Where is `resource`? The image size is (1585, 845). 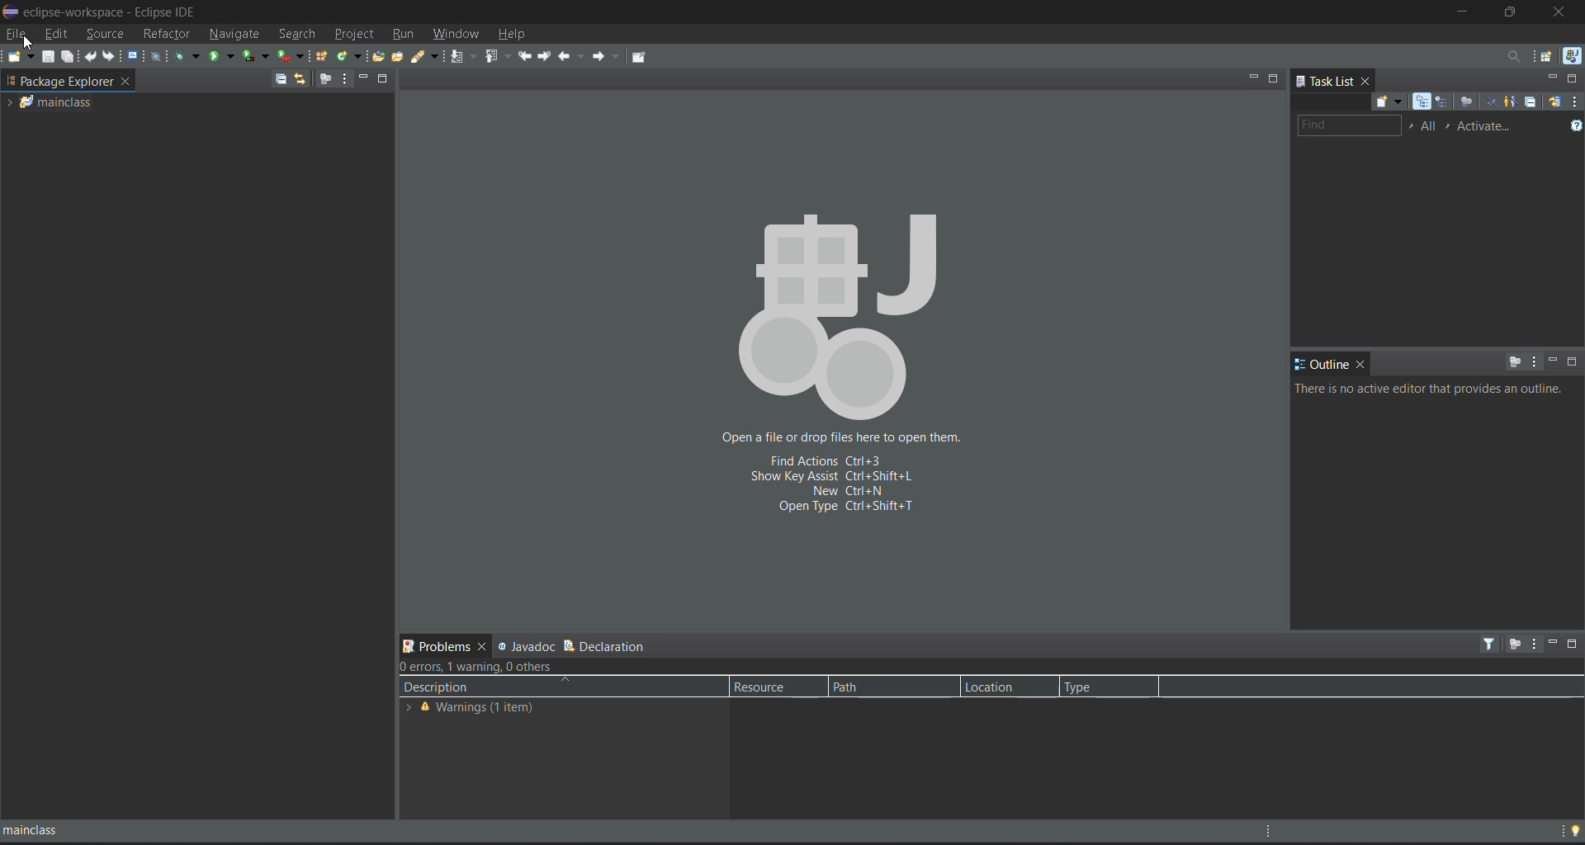
resource is located at coordinates (774, 687).